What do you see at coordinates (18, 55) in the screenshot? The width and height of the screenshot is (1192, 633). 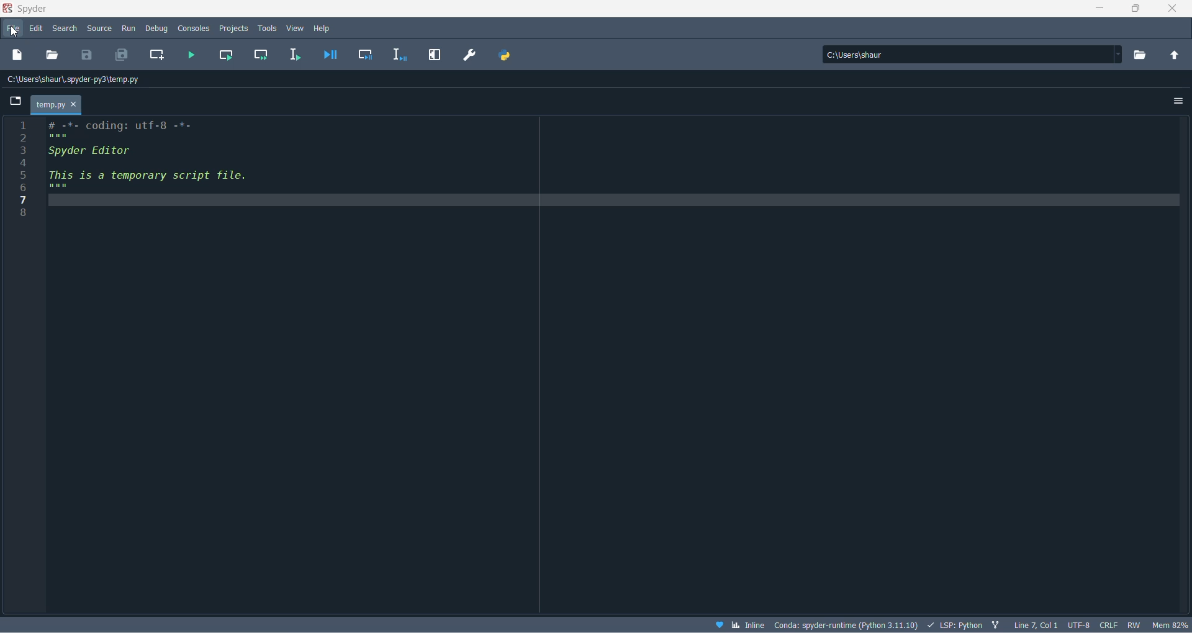 I see `new file` at bounding box center [18, 55].